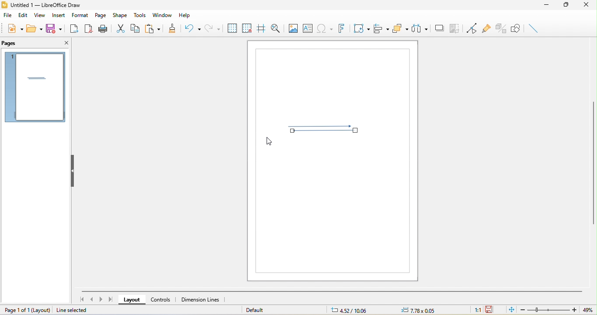 The width and height of the screenshot is (597, 315). Describe the element at coordinates (509, 310) in the screenshot. I see `fit to the current window` at that location.